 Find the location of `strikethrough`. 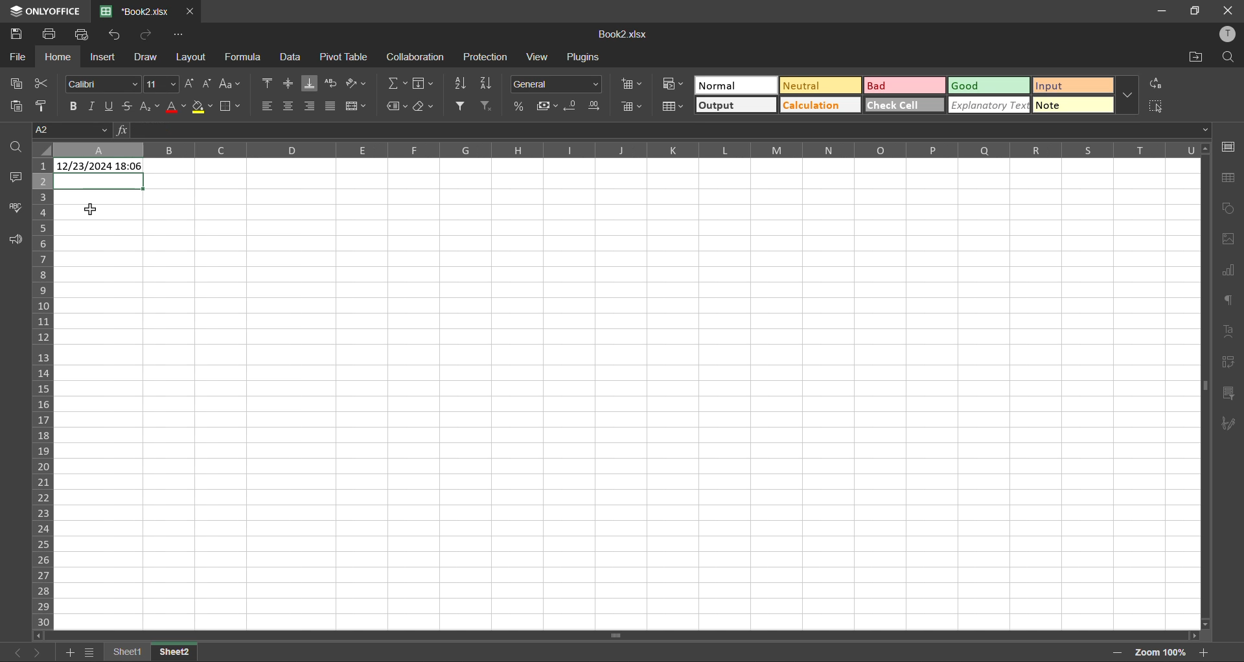

strikethrough is located at coordinates (126, 105).